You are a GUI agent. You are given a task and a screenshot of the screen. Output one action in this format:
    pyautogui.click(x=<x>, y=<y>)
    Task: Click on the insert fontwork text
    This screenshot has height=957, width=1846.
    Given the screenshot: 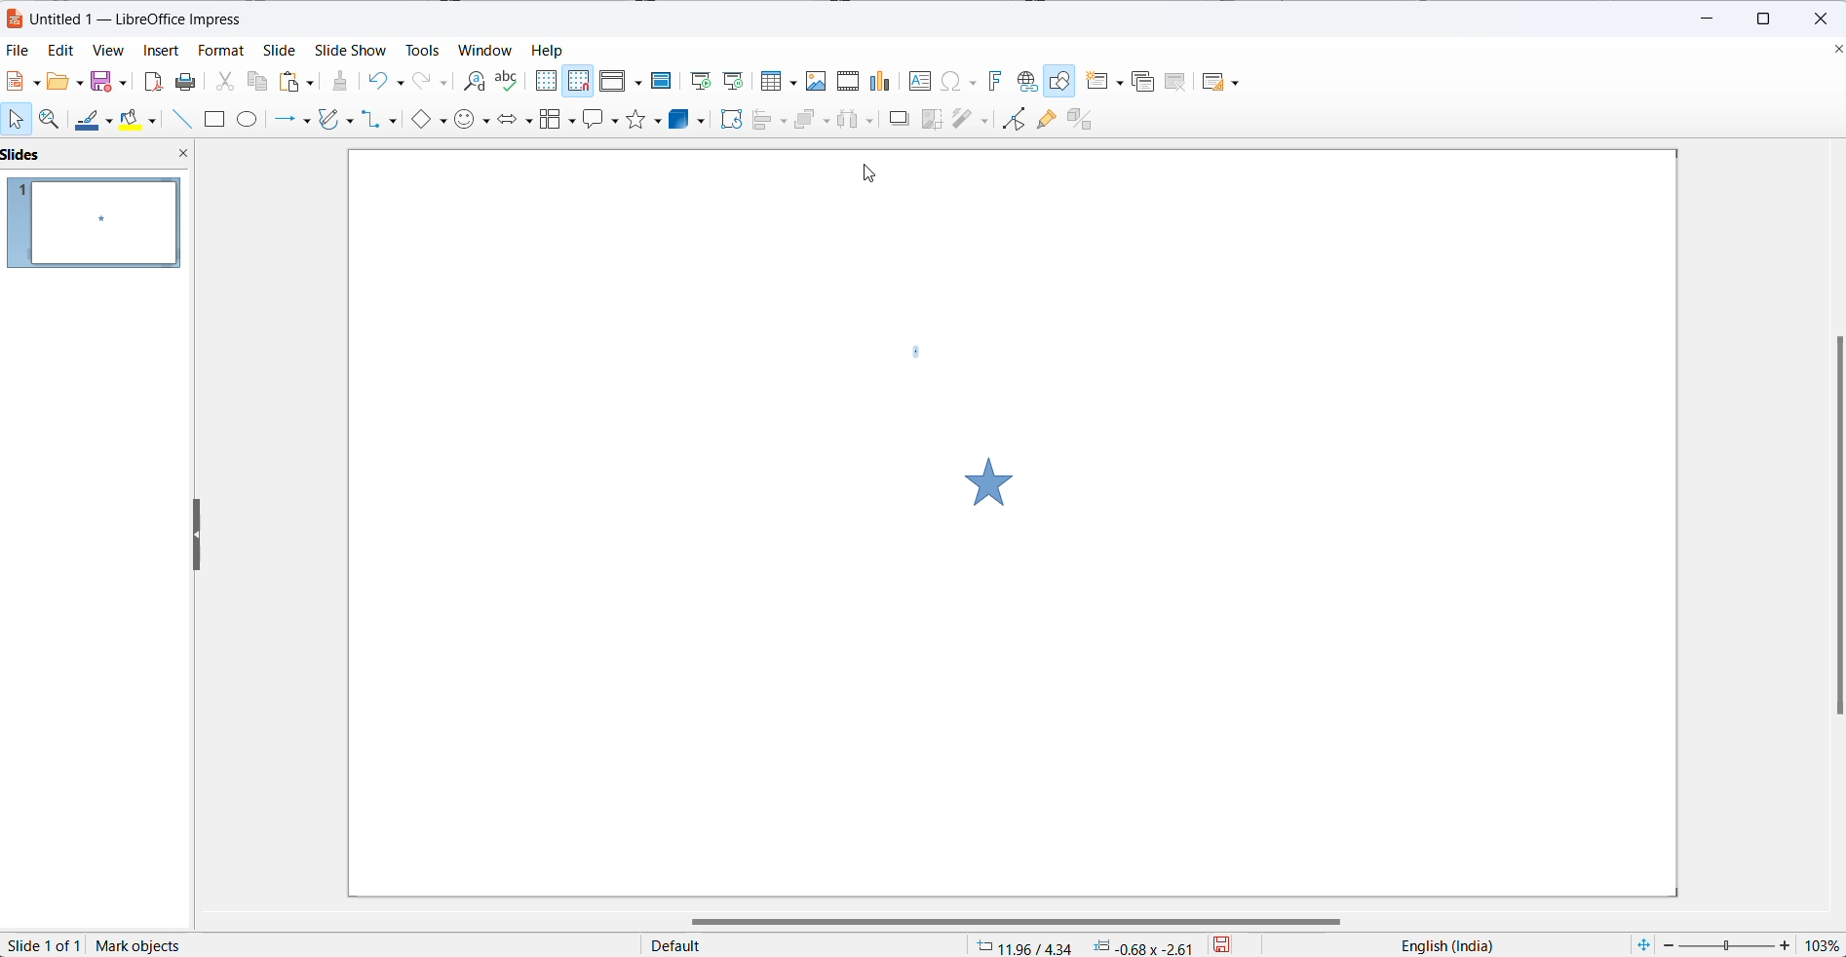 What is the action you would take?
    pyautogui.click(x=991, y=81)
    